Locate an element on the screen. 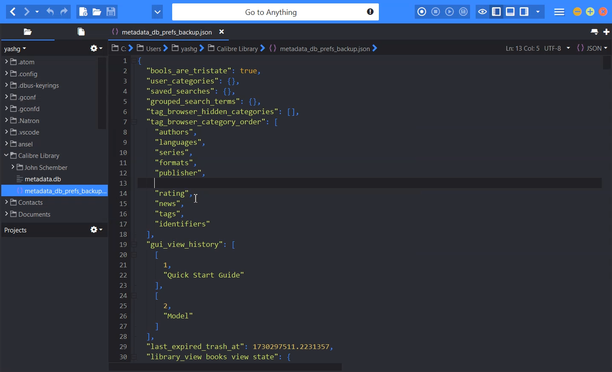  New Tab is located at coordinates (606, 32).